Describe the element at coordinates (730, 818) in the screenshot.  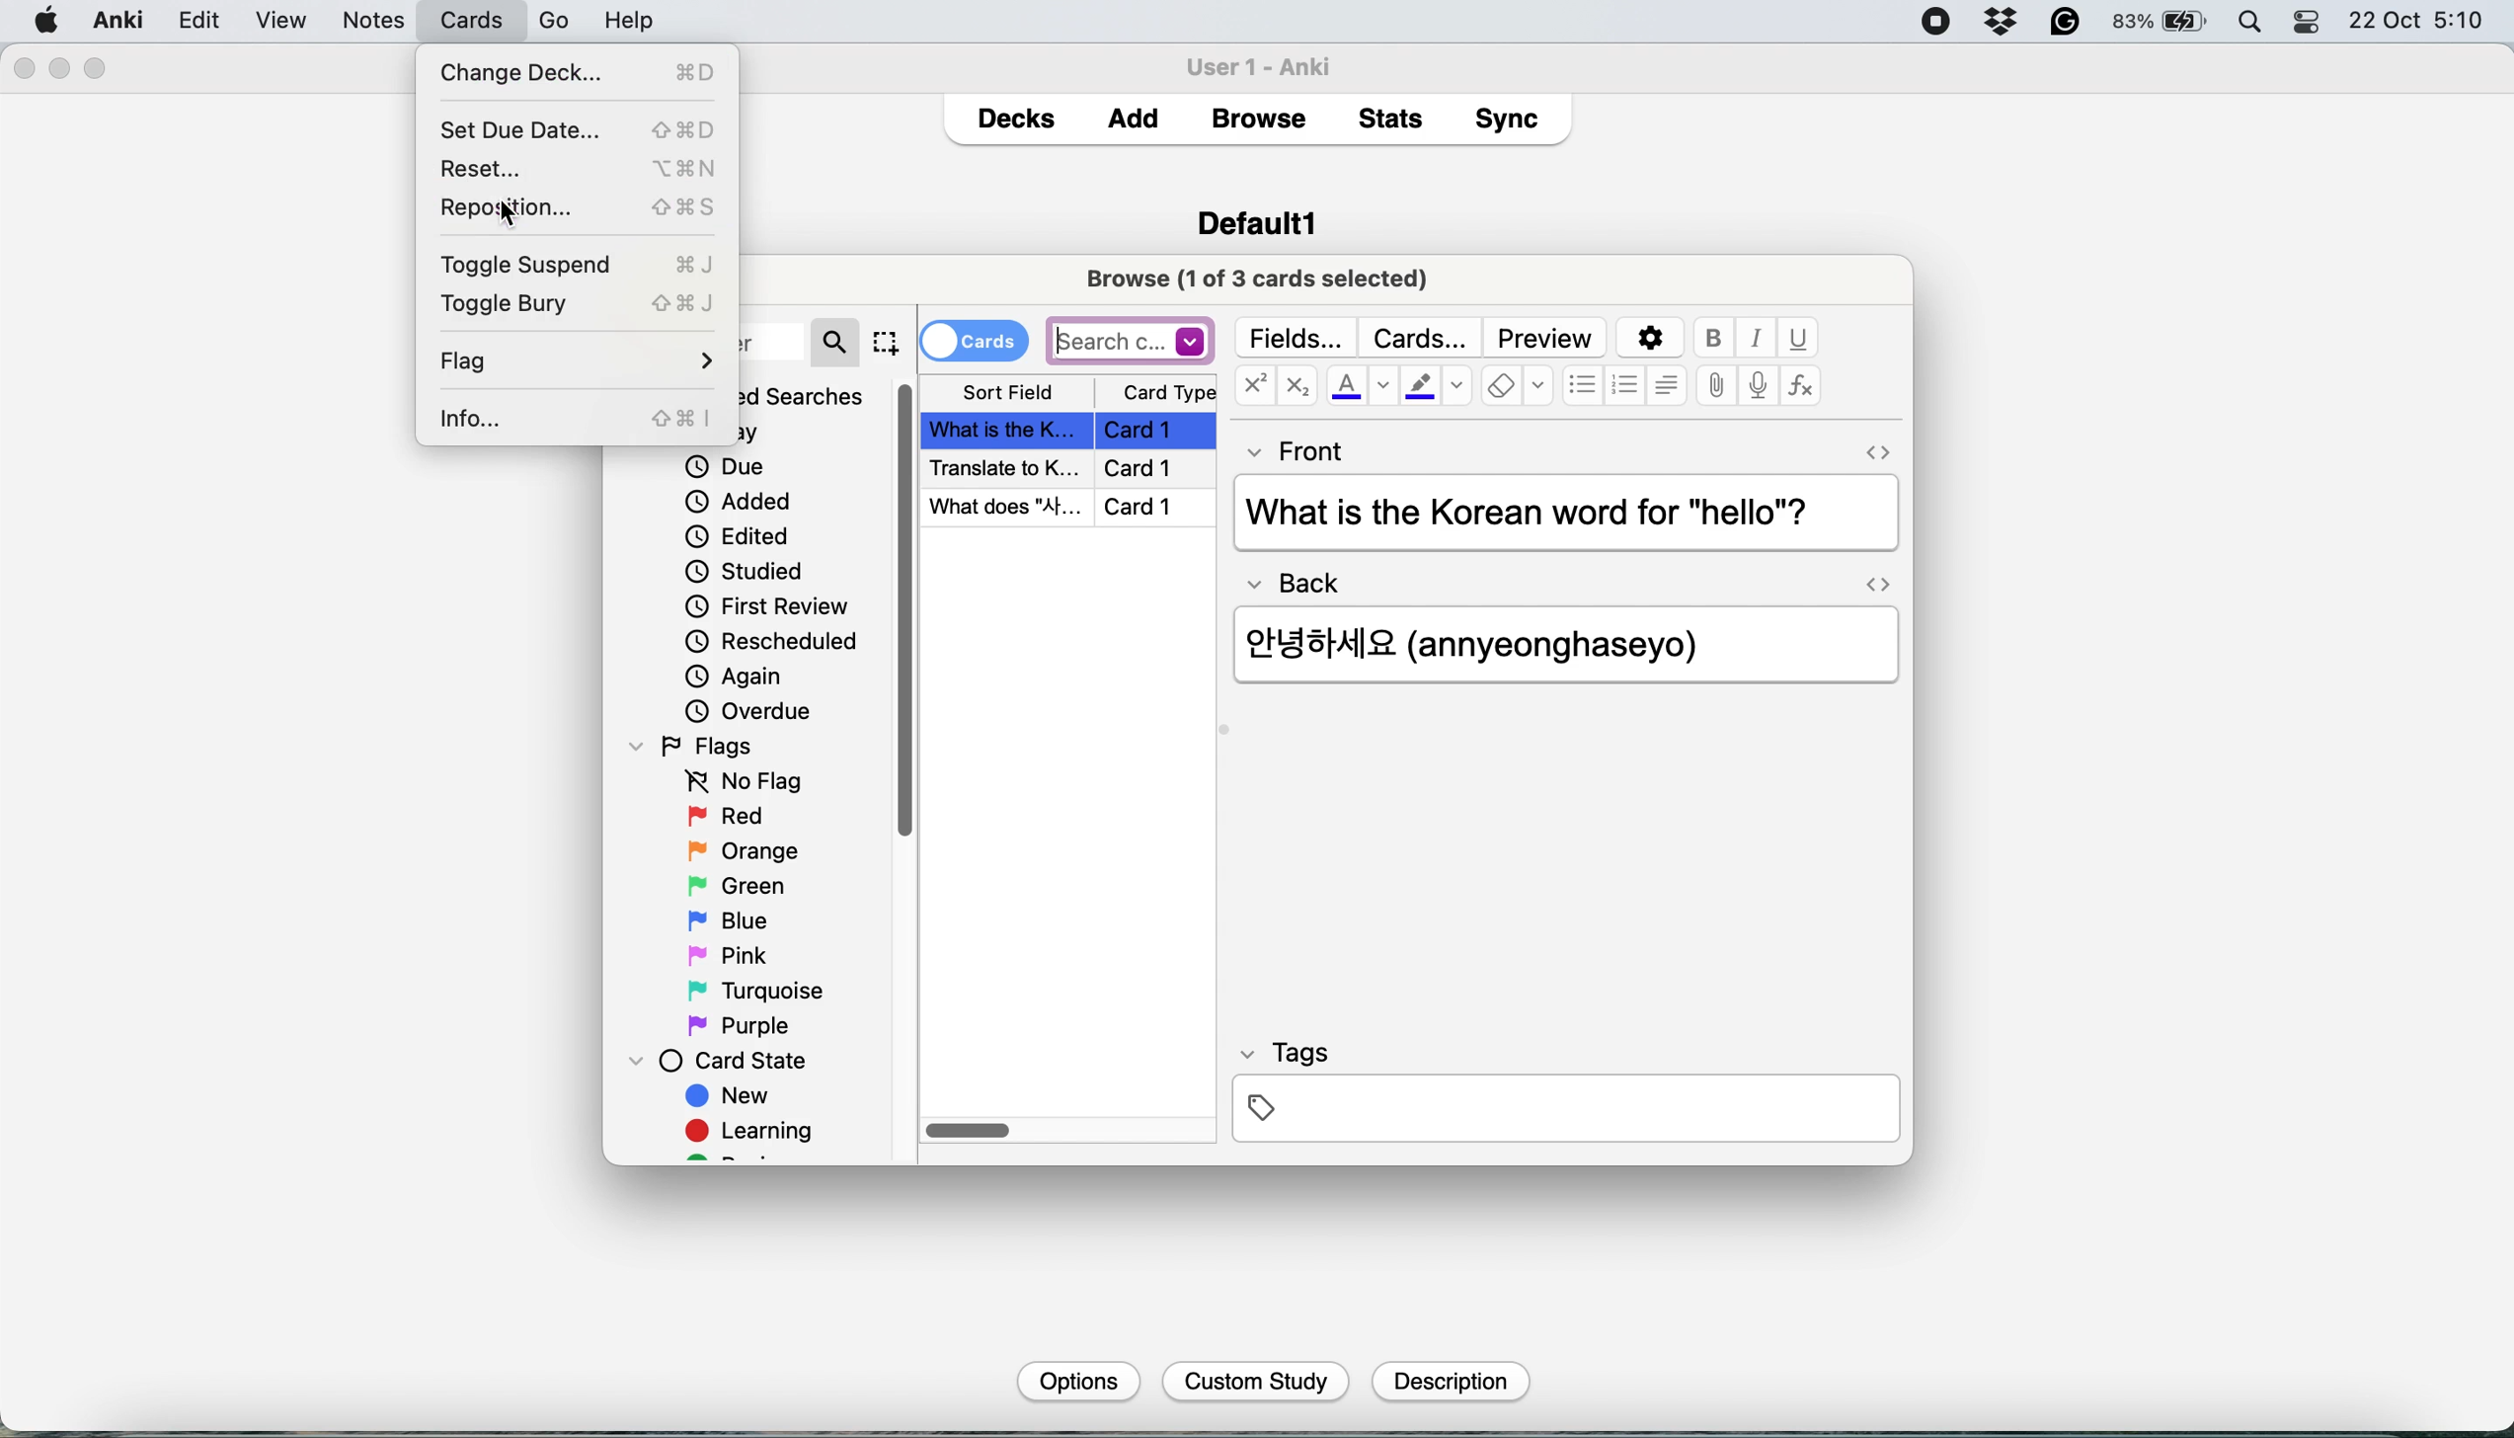
I see `red` at that location.